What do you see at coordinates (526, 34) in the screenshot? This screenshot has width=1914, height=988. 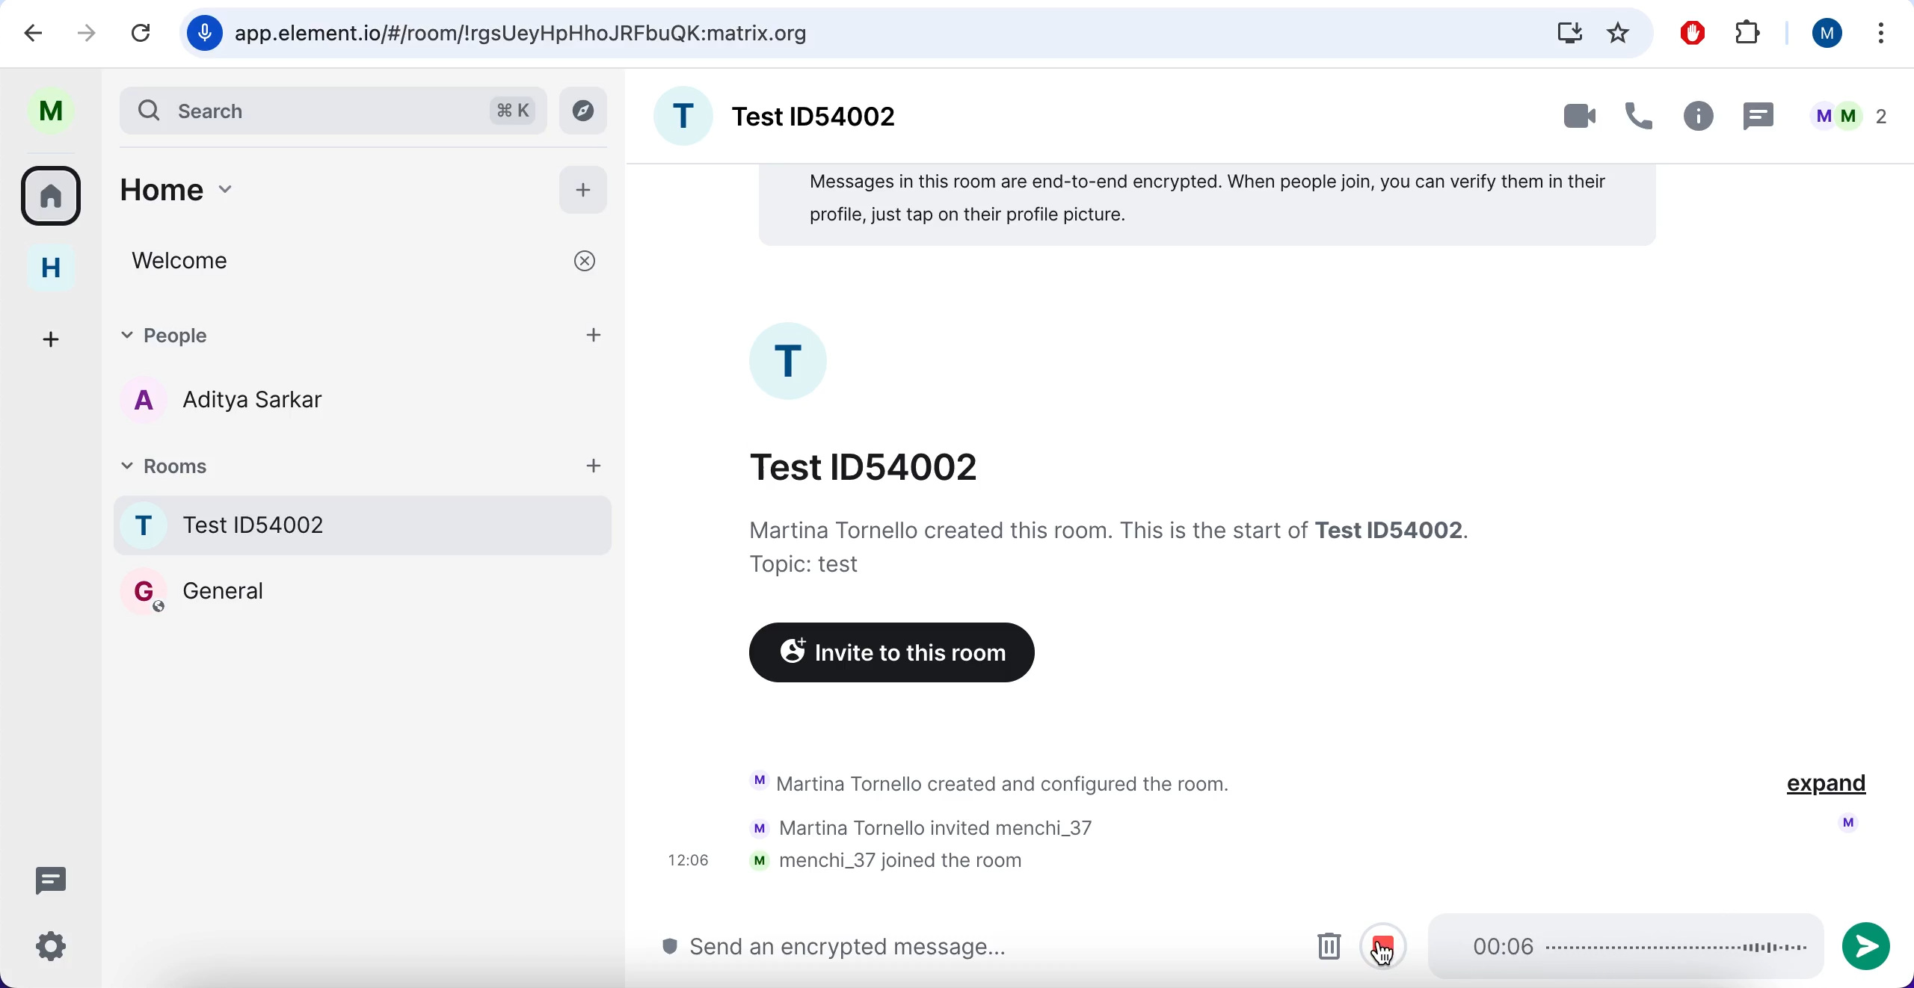 I see `google search` at bounding box center [526, 34].